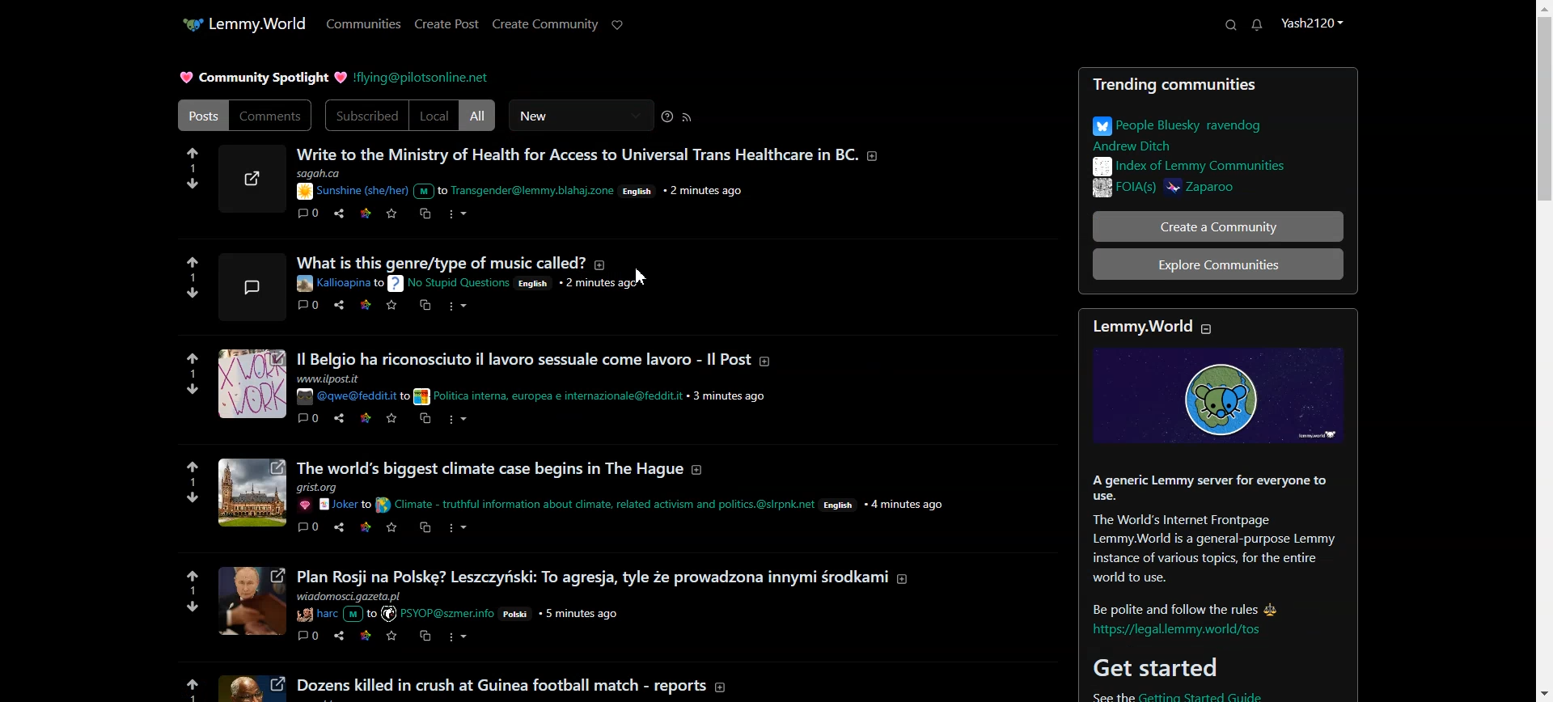 The image size is (1553, 702). I want to click on English, so click(541, 285).